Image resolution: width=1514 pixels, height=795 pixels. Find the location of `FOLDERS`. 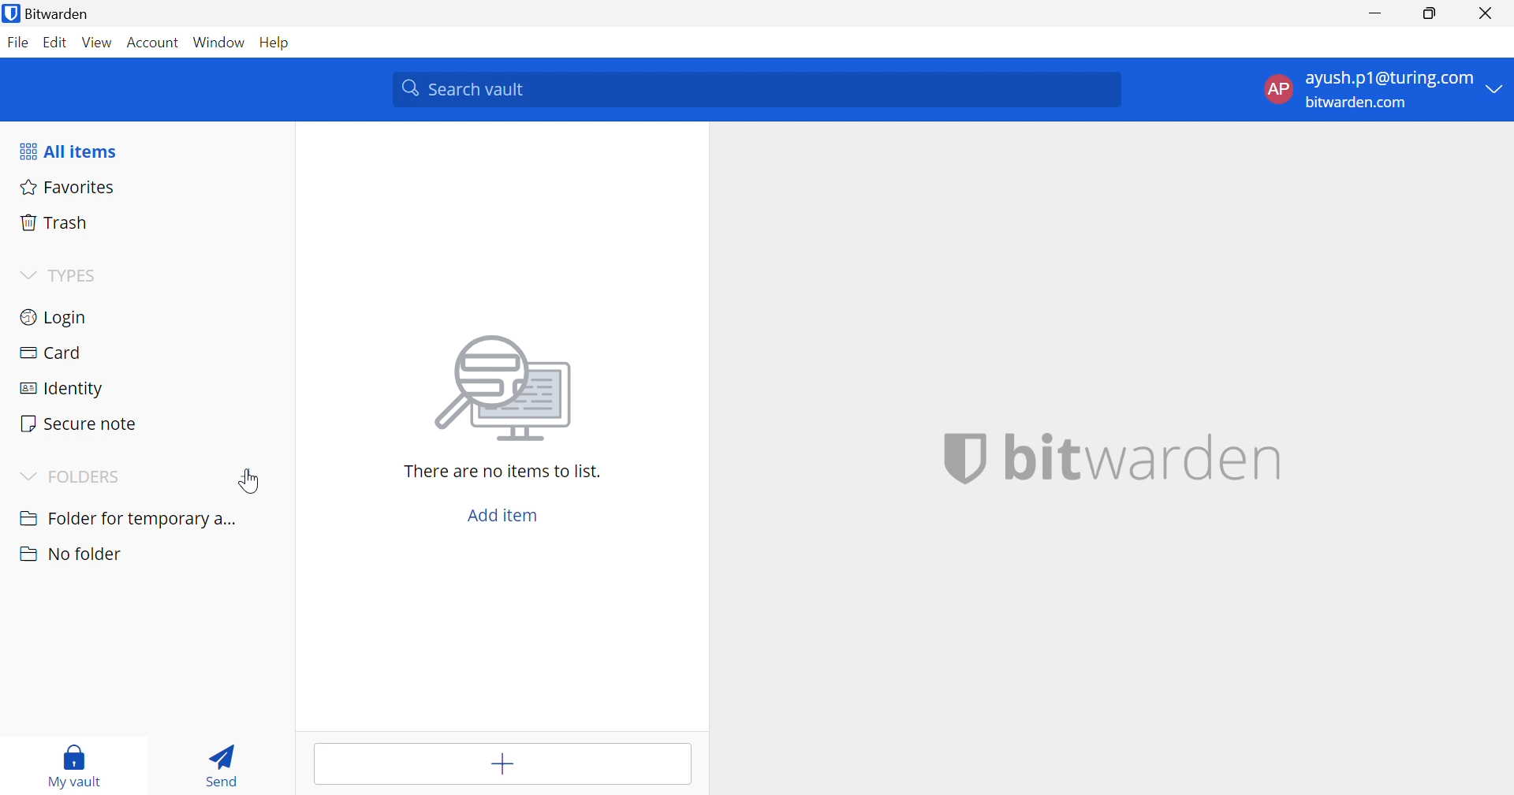

FOLDERS is located at coordinates (87, 477).